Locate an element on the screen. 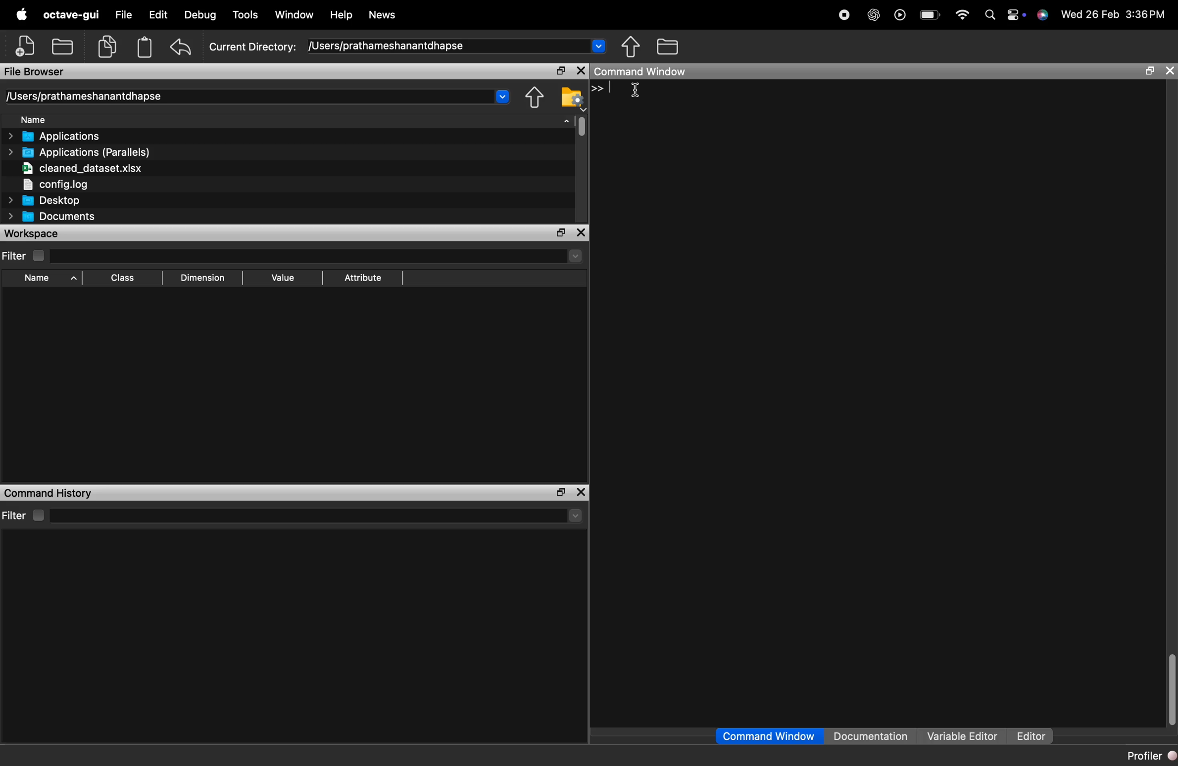 This screenshot has height=766, width=1178. » Wed is located at coordinates (1070, 15).